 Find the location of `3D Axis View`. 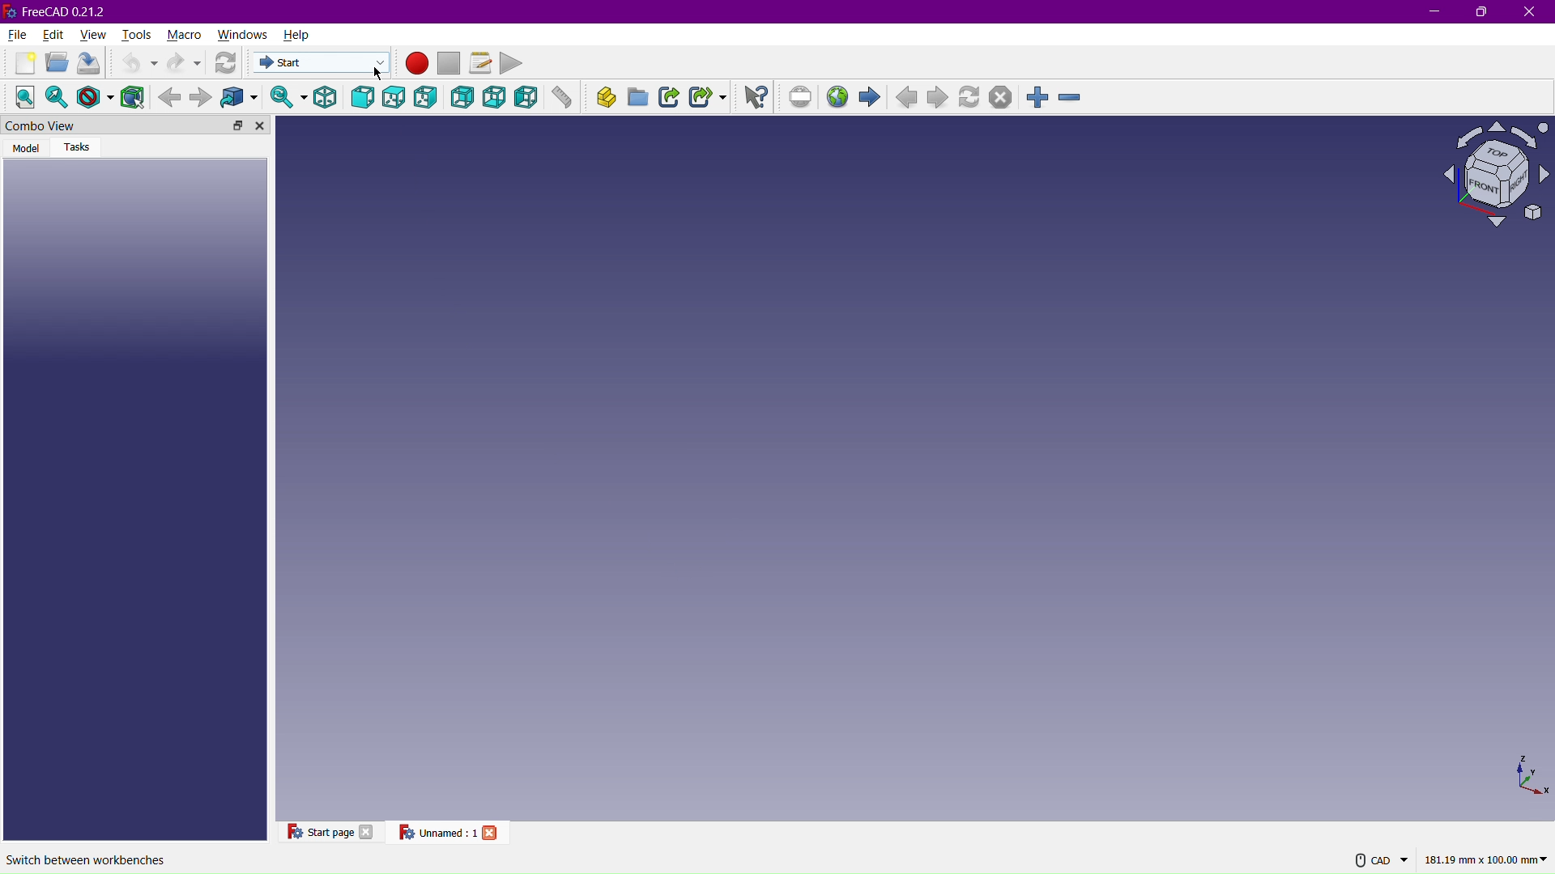

3D Axis View is located at coordinates (1530, 776).